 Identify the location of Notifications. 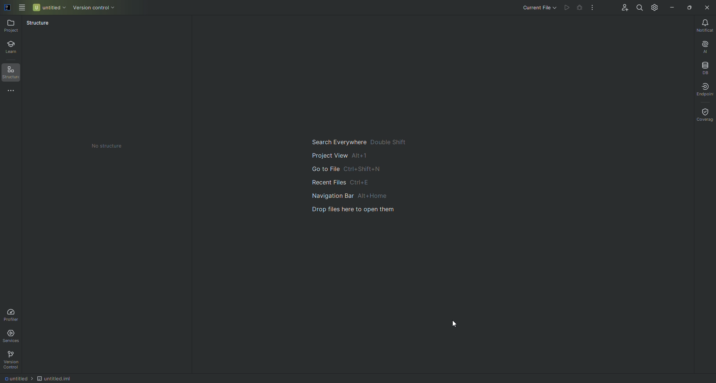
(705, 26).